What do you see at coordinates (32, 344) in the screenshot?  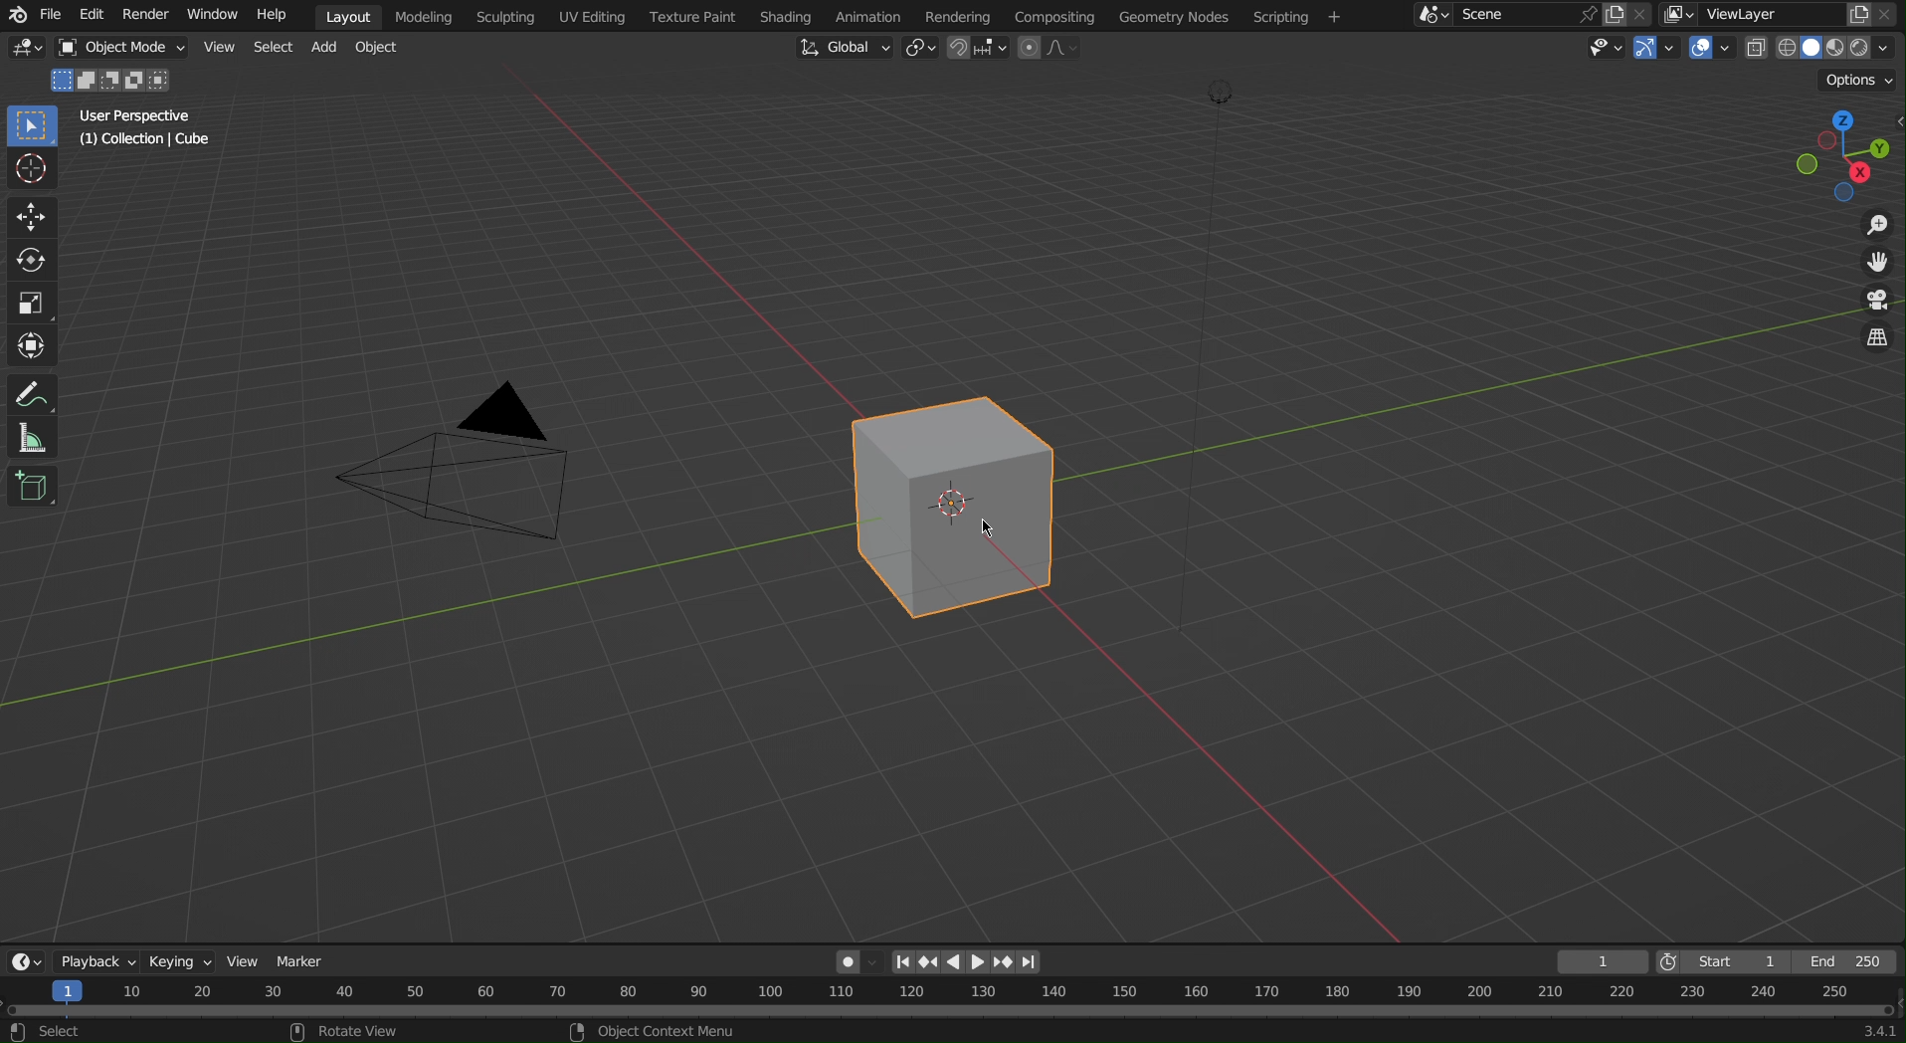 I see `Transform` at bounding box center [32, 344].